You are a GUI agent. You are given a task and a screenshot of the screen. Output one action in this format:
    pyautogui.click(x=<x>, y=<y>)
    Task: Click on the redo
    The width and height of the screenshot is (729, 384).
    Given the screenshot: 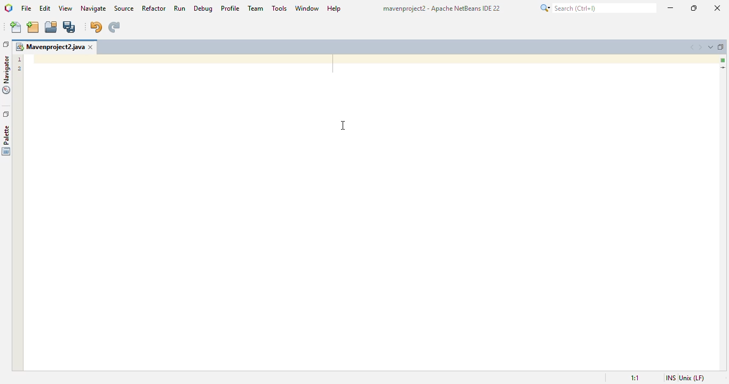 What is the action you would take?
    pyautogui.click(x=115, y=27)
    